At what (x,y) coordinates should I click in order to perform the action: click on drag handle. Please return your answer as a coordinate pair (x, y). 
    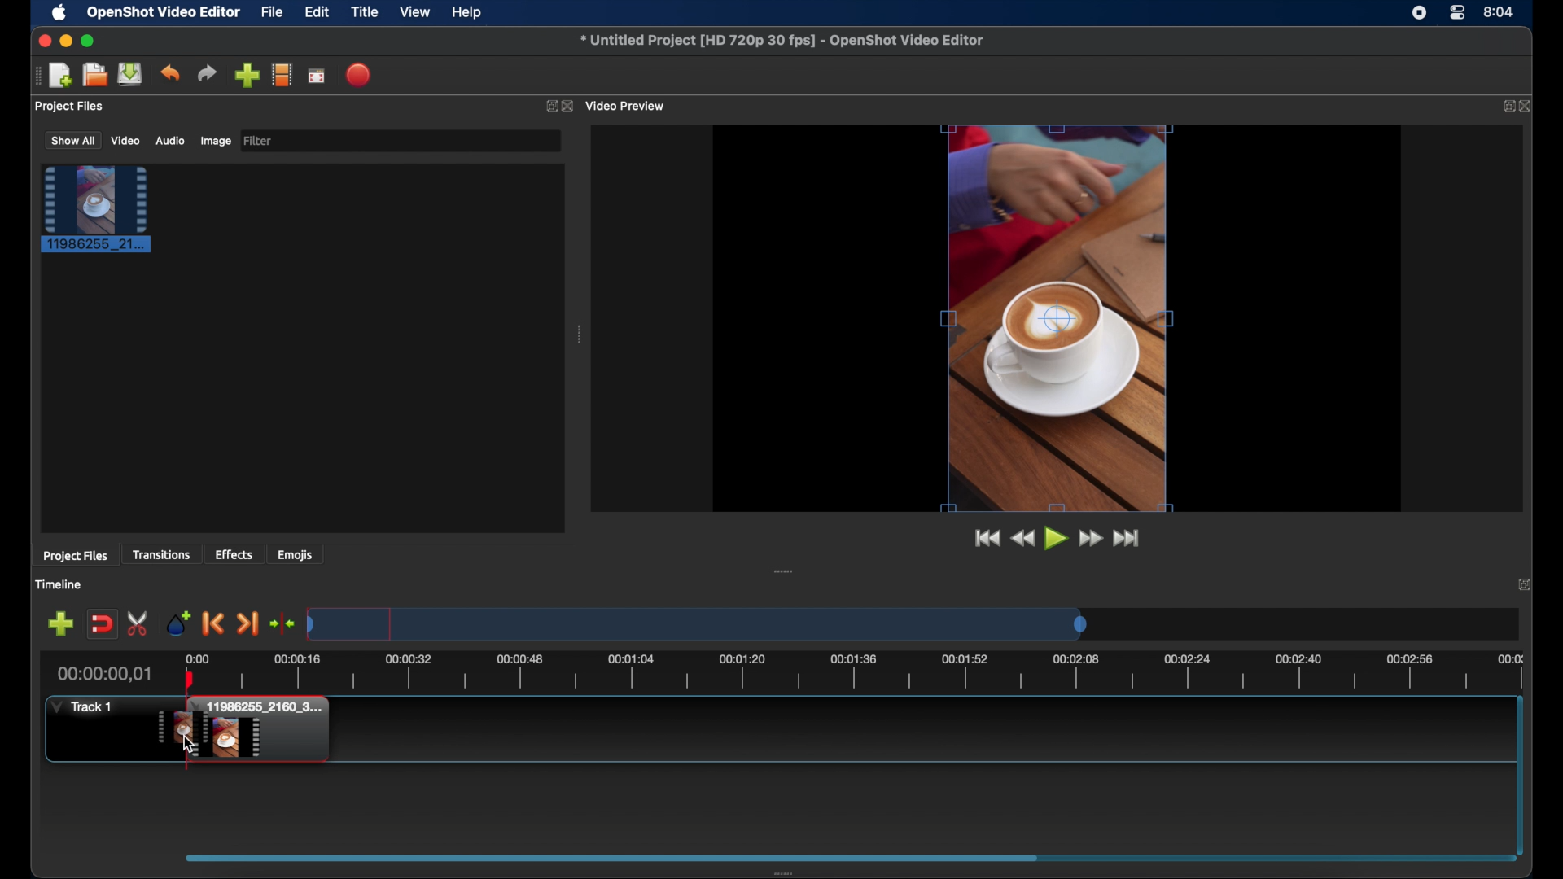
    Looking at the image, I should click on (785, 571).